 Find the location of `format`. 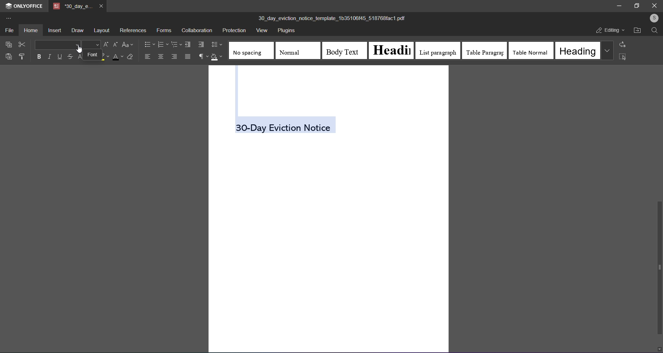

format is located at coordinates (22, 56).